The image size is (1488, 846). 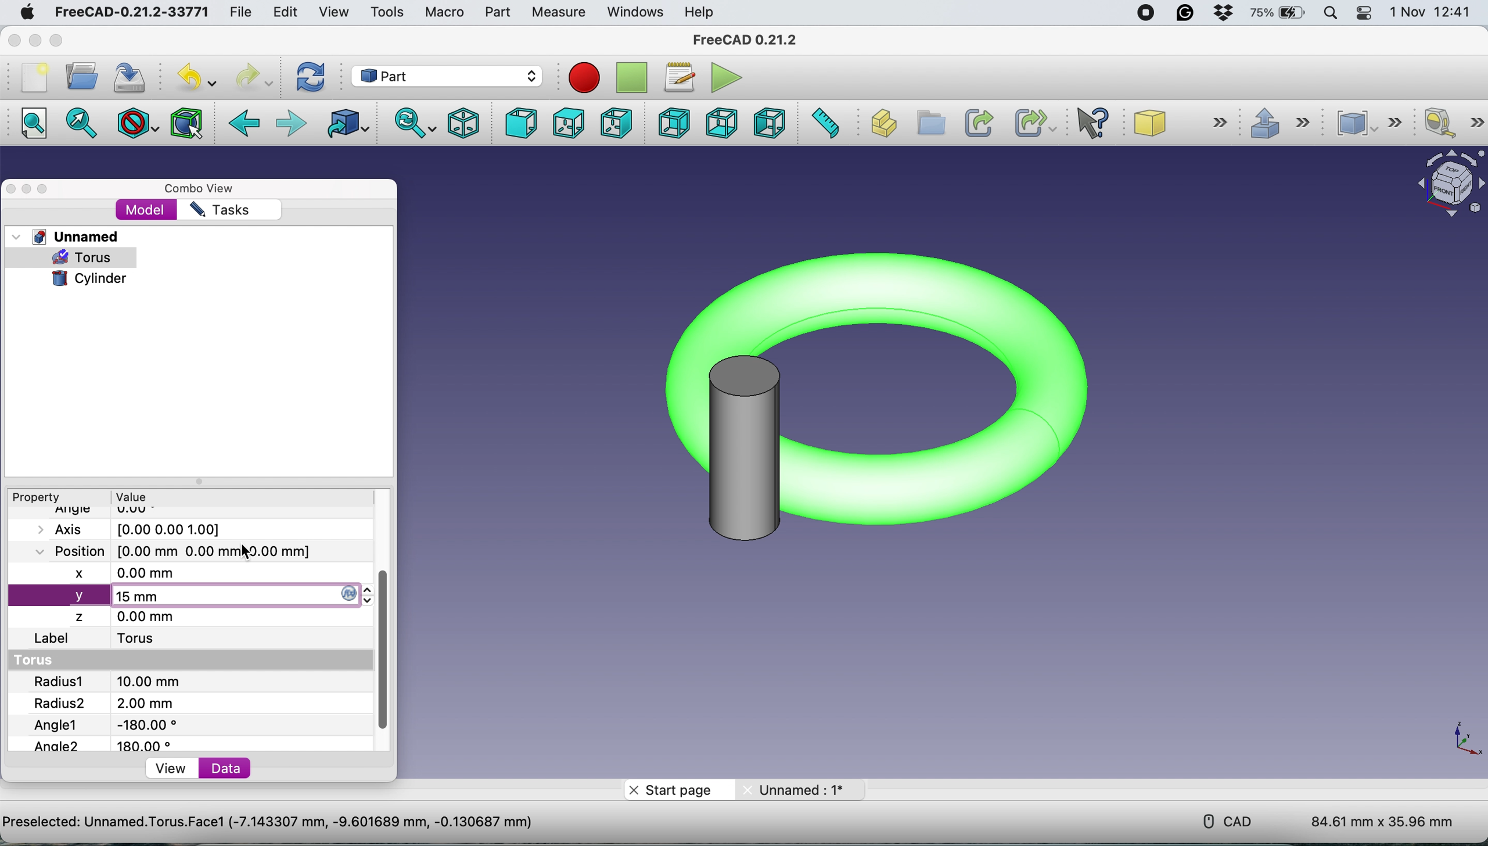 I want to click on create group, so click(x=929, y=124).